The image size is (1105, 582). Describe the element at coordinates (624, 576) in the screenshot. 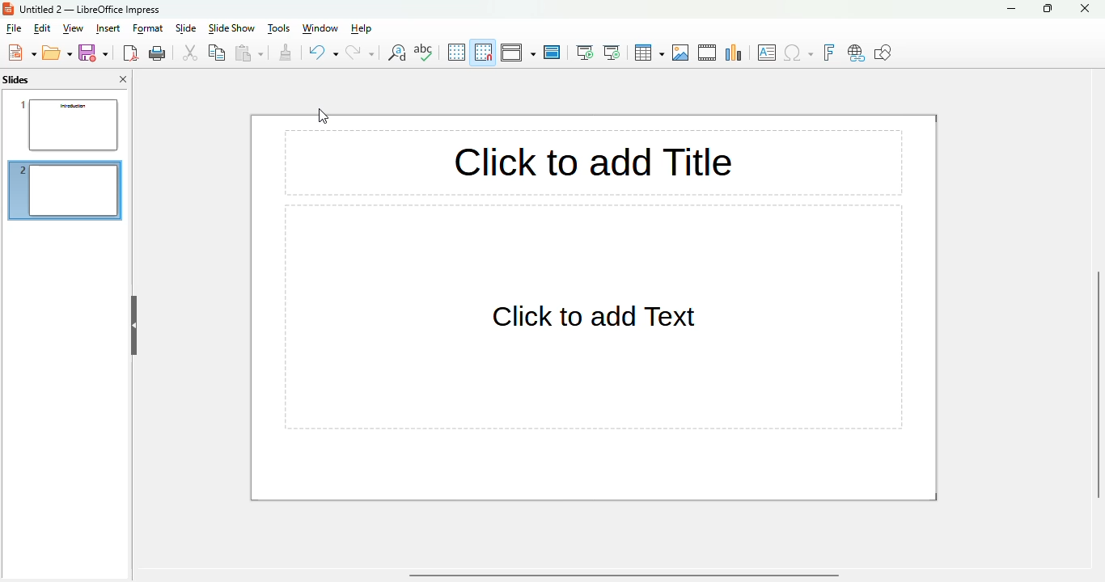

I see `horizontal scroll bar` at that location.